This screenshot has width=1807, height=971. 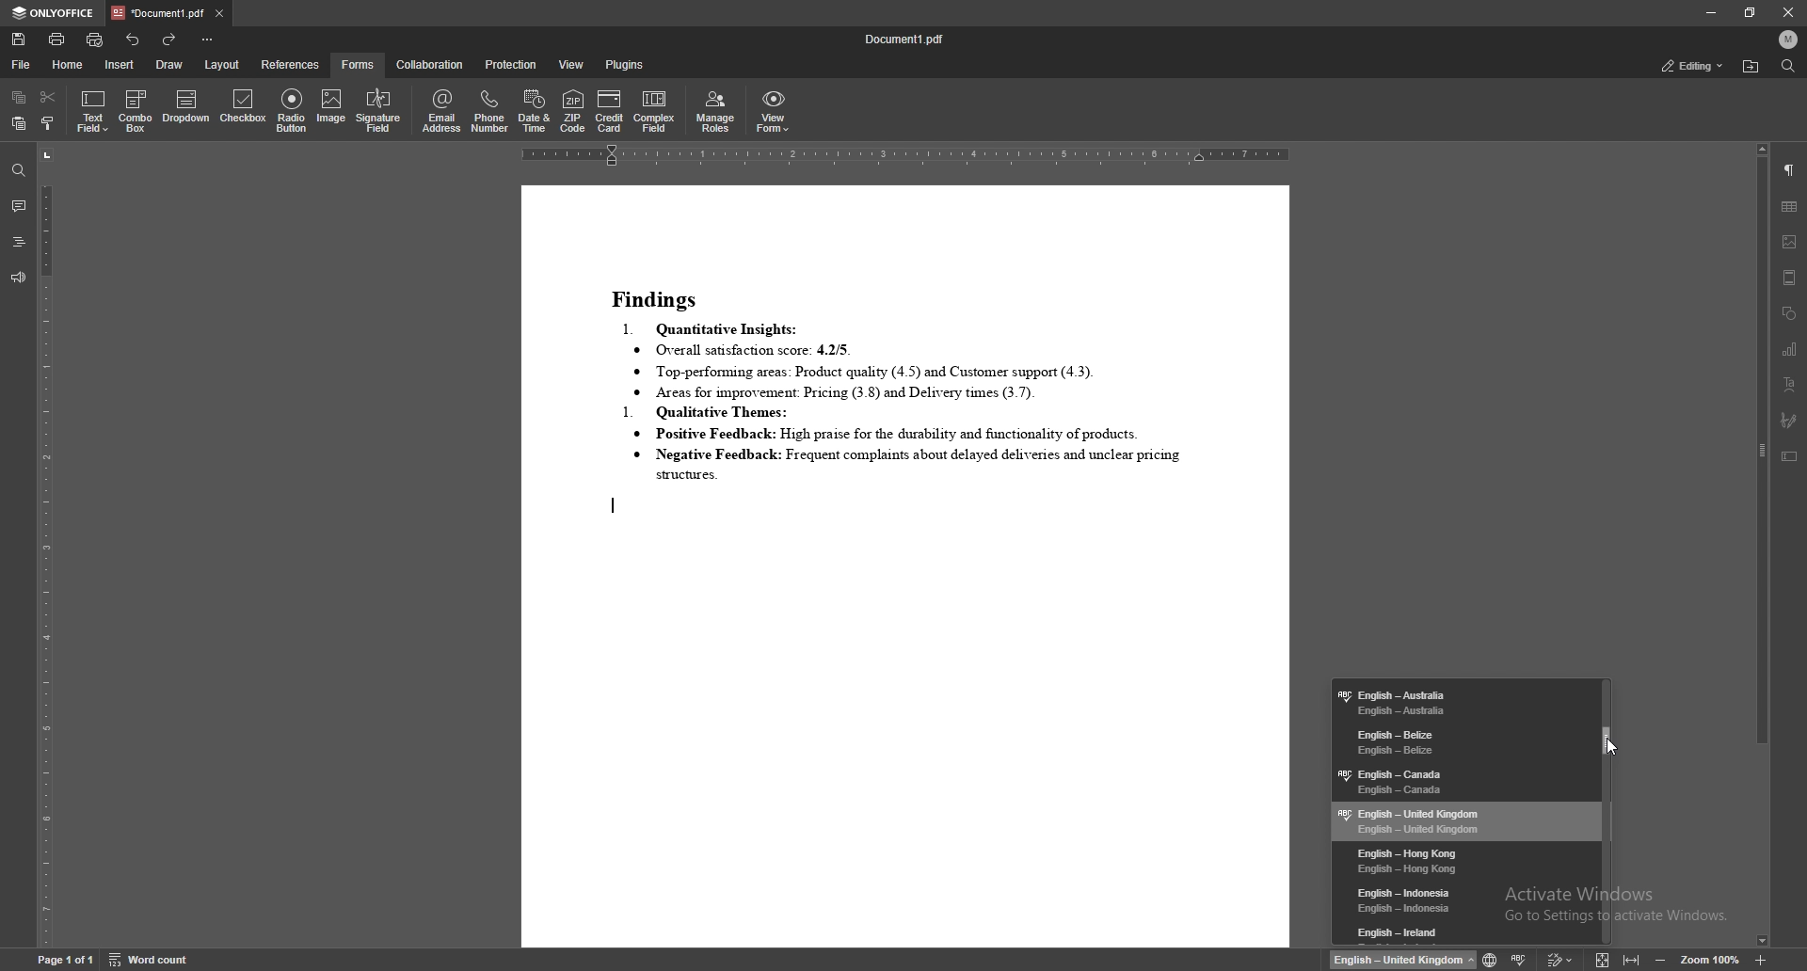 I want to click on feedback, so click(x=18, y=279).